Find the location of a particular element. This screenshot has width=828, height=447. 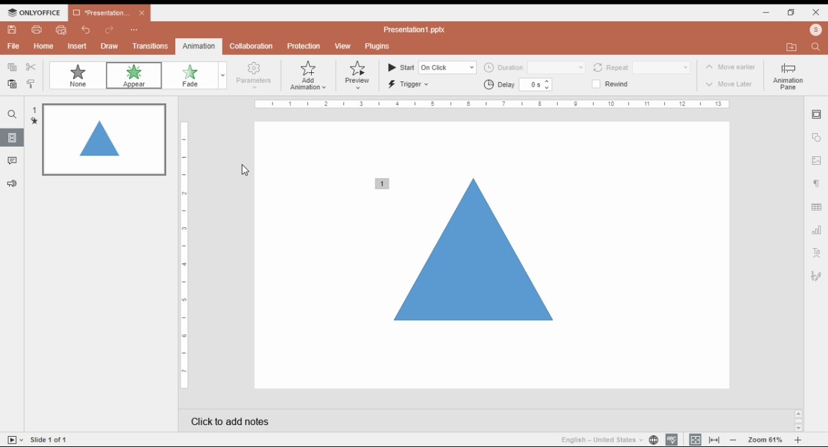

title is located at coordinates (415, 30).